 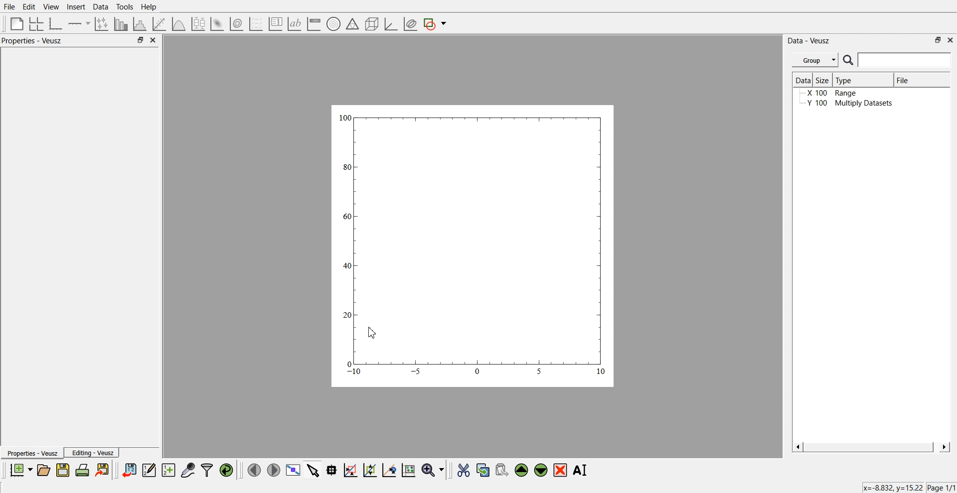 What do you see at coordinates (178, 23) in the screenshot?
I see `plot a function on a graph` at bounding box center [178, 23].